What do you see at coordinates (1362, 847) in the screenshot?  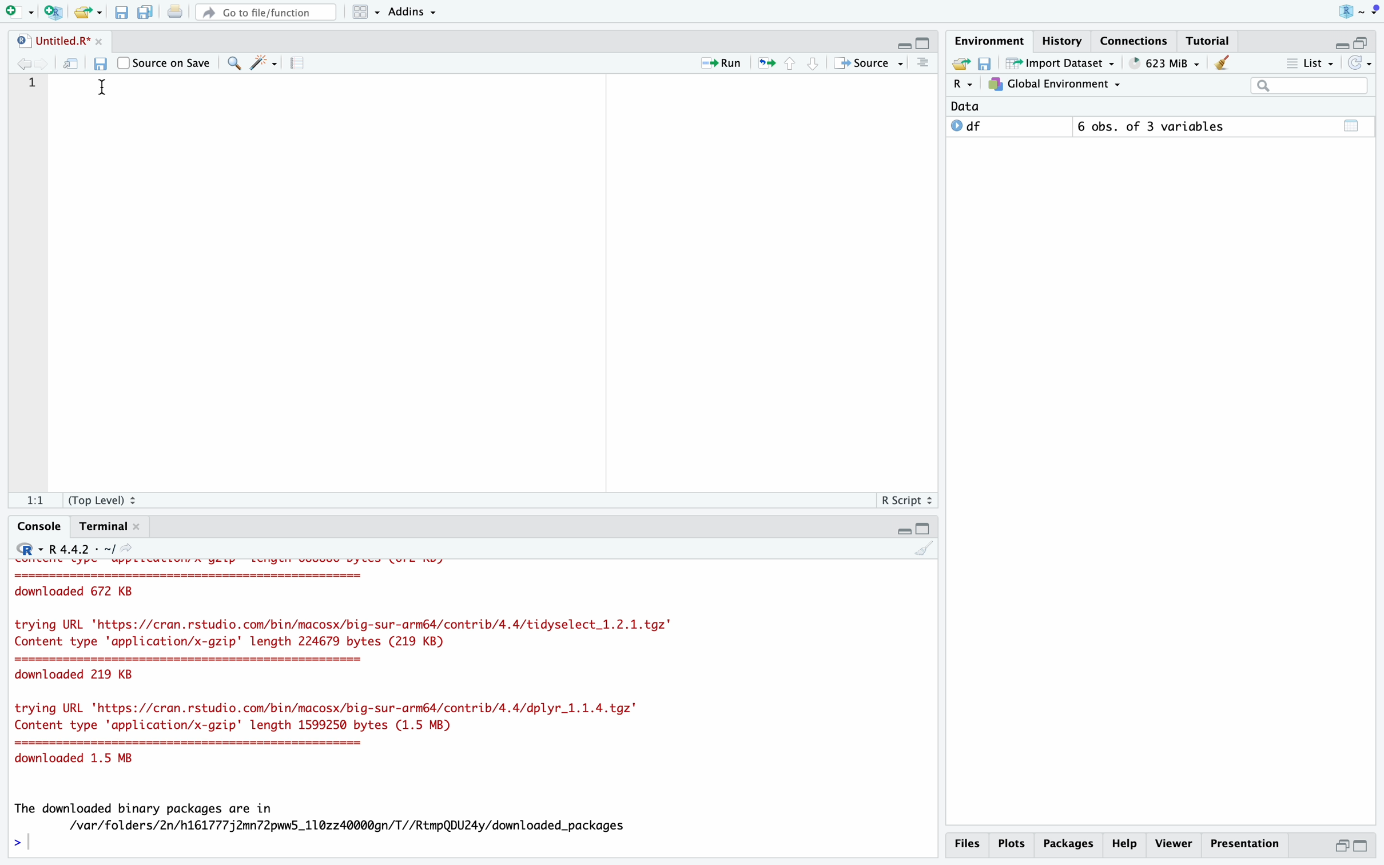 I see `Full Height` at bounding box center [1362, 847].